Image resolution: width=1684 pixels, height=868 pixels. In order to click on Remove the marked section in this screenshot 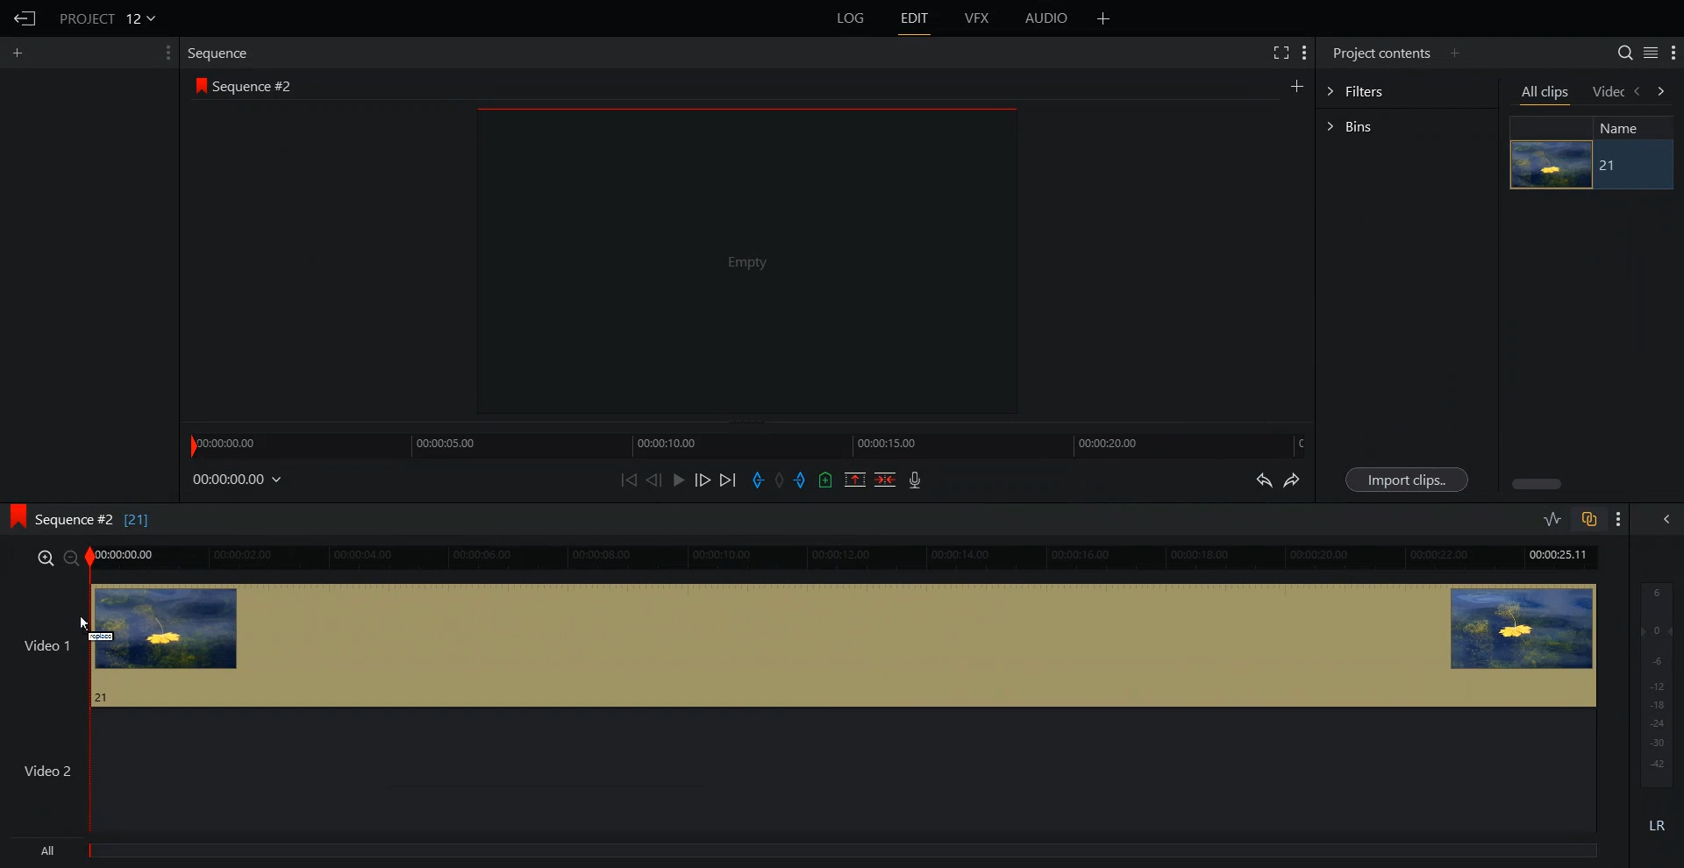, I will do `click(854, 480)`.